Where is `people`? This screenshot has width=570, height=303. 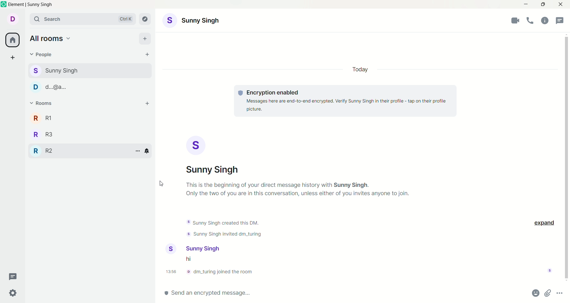 people is located at coordinates (45, 55).